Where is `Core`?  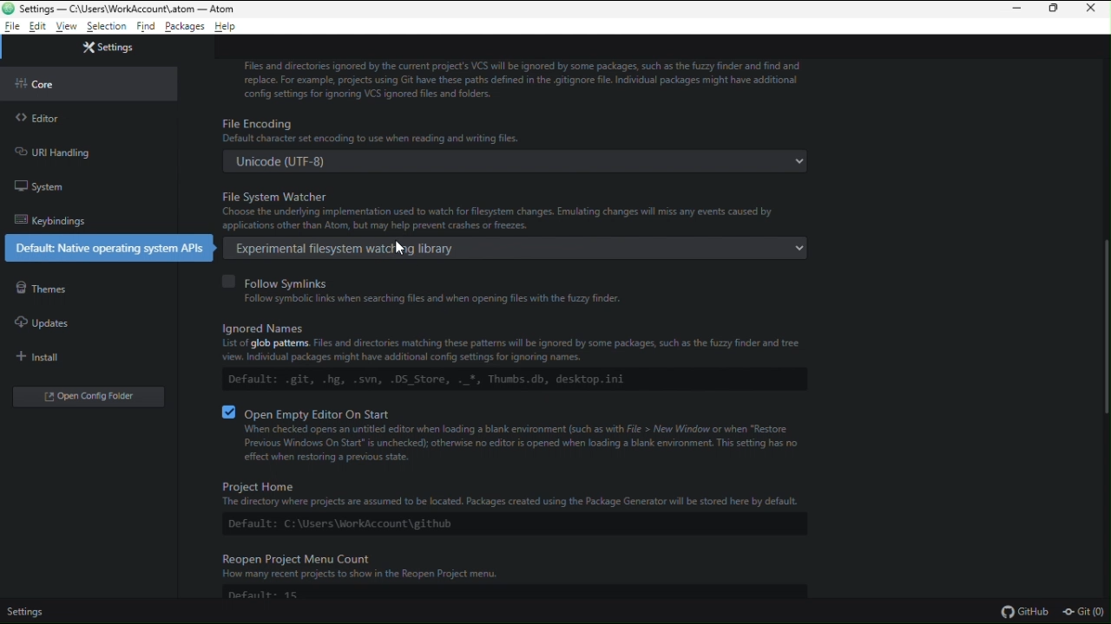
Core is located at coordinates (41, 83).